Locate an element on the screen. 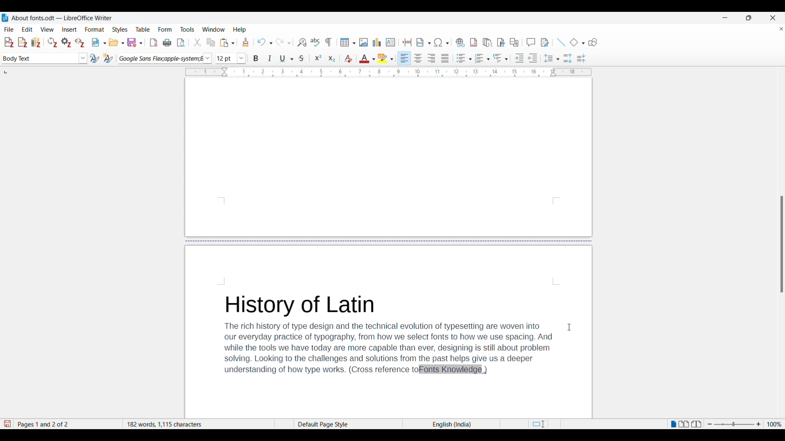 Image resolution: width=785 pixels, height=441 pixels. Show track changes functions is located at coordinates (545, 42).